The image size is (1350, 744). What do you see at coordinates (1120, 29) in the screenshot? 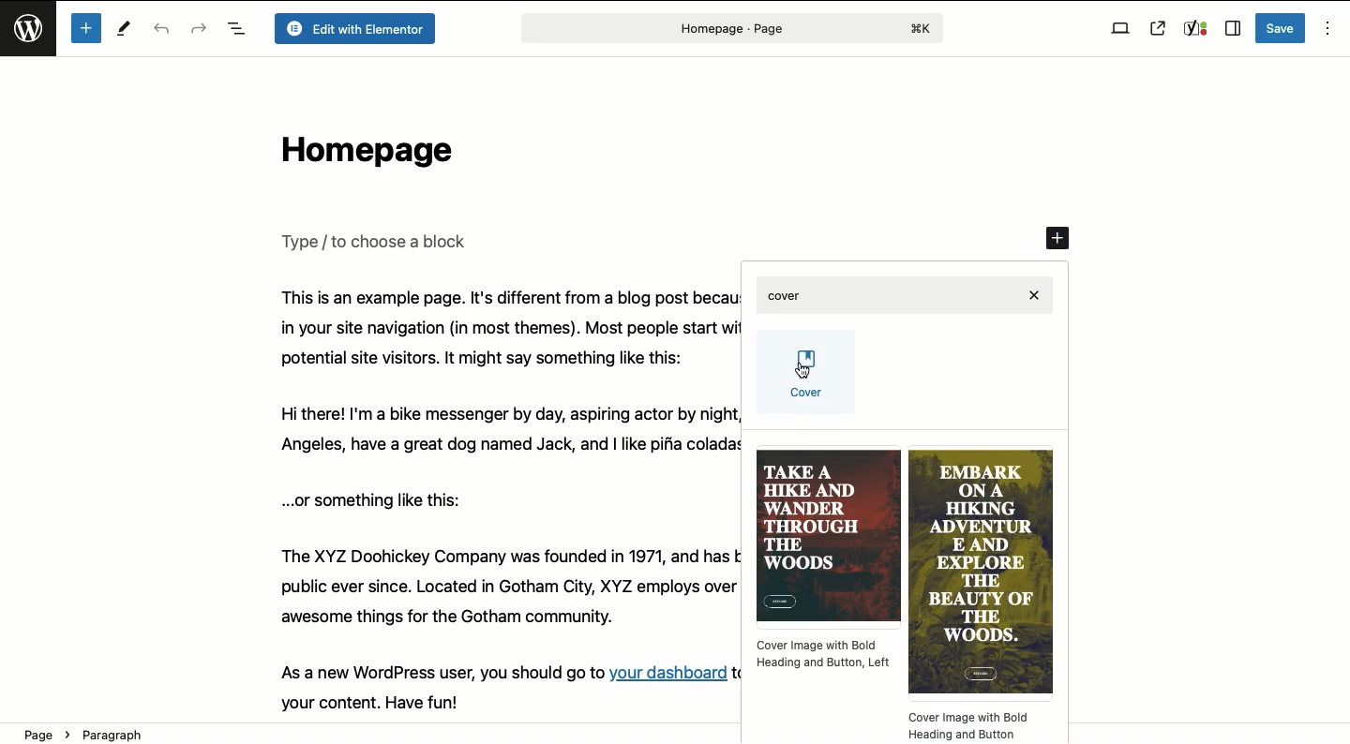
I see `View` at bounding box center [1120, 29].